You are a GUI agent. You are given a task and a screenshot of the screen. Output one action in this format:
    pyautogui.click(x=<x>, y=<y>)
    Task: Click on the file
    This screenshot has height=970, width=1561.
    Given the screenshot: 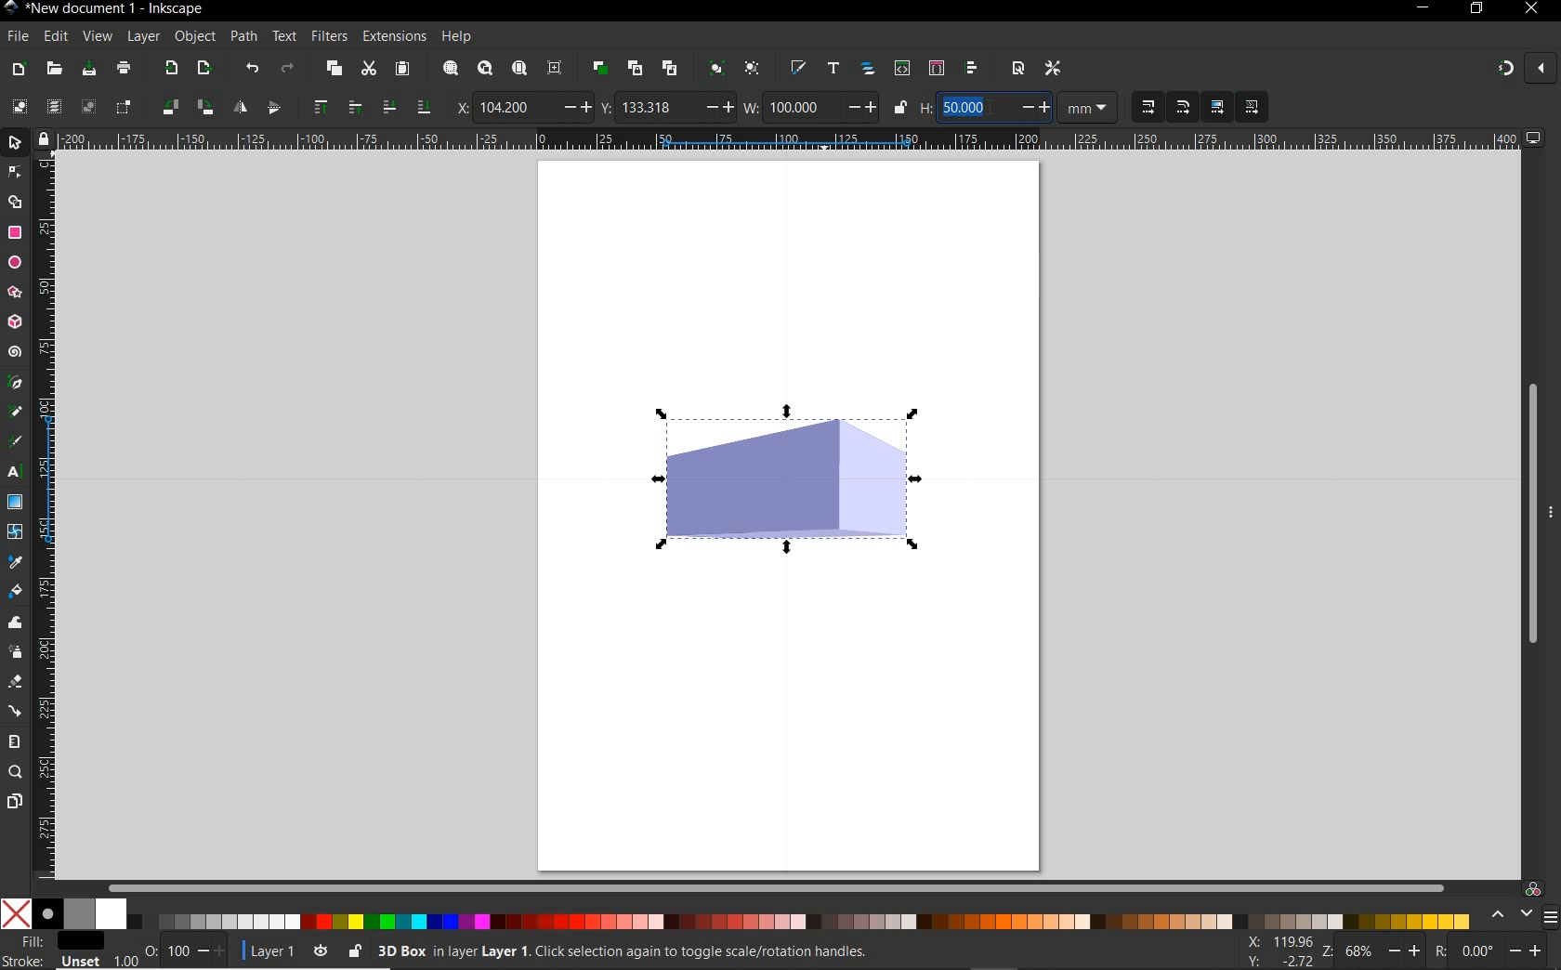 What is the action you would take?
    pyautogui.click(x=18, y=37)
    